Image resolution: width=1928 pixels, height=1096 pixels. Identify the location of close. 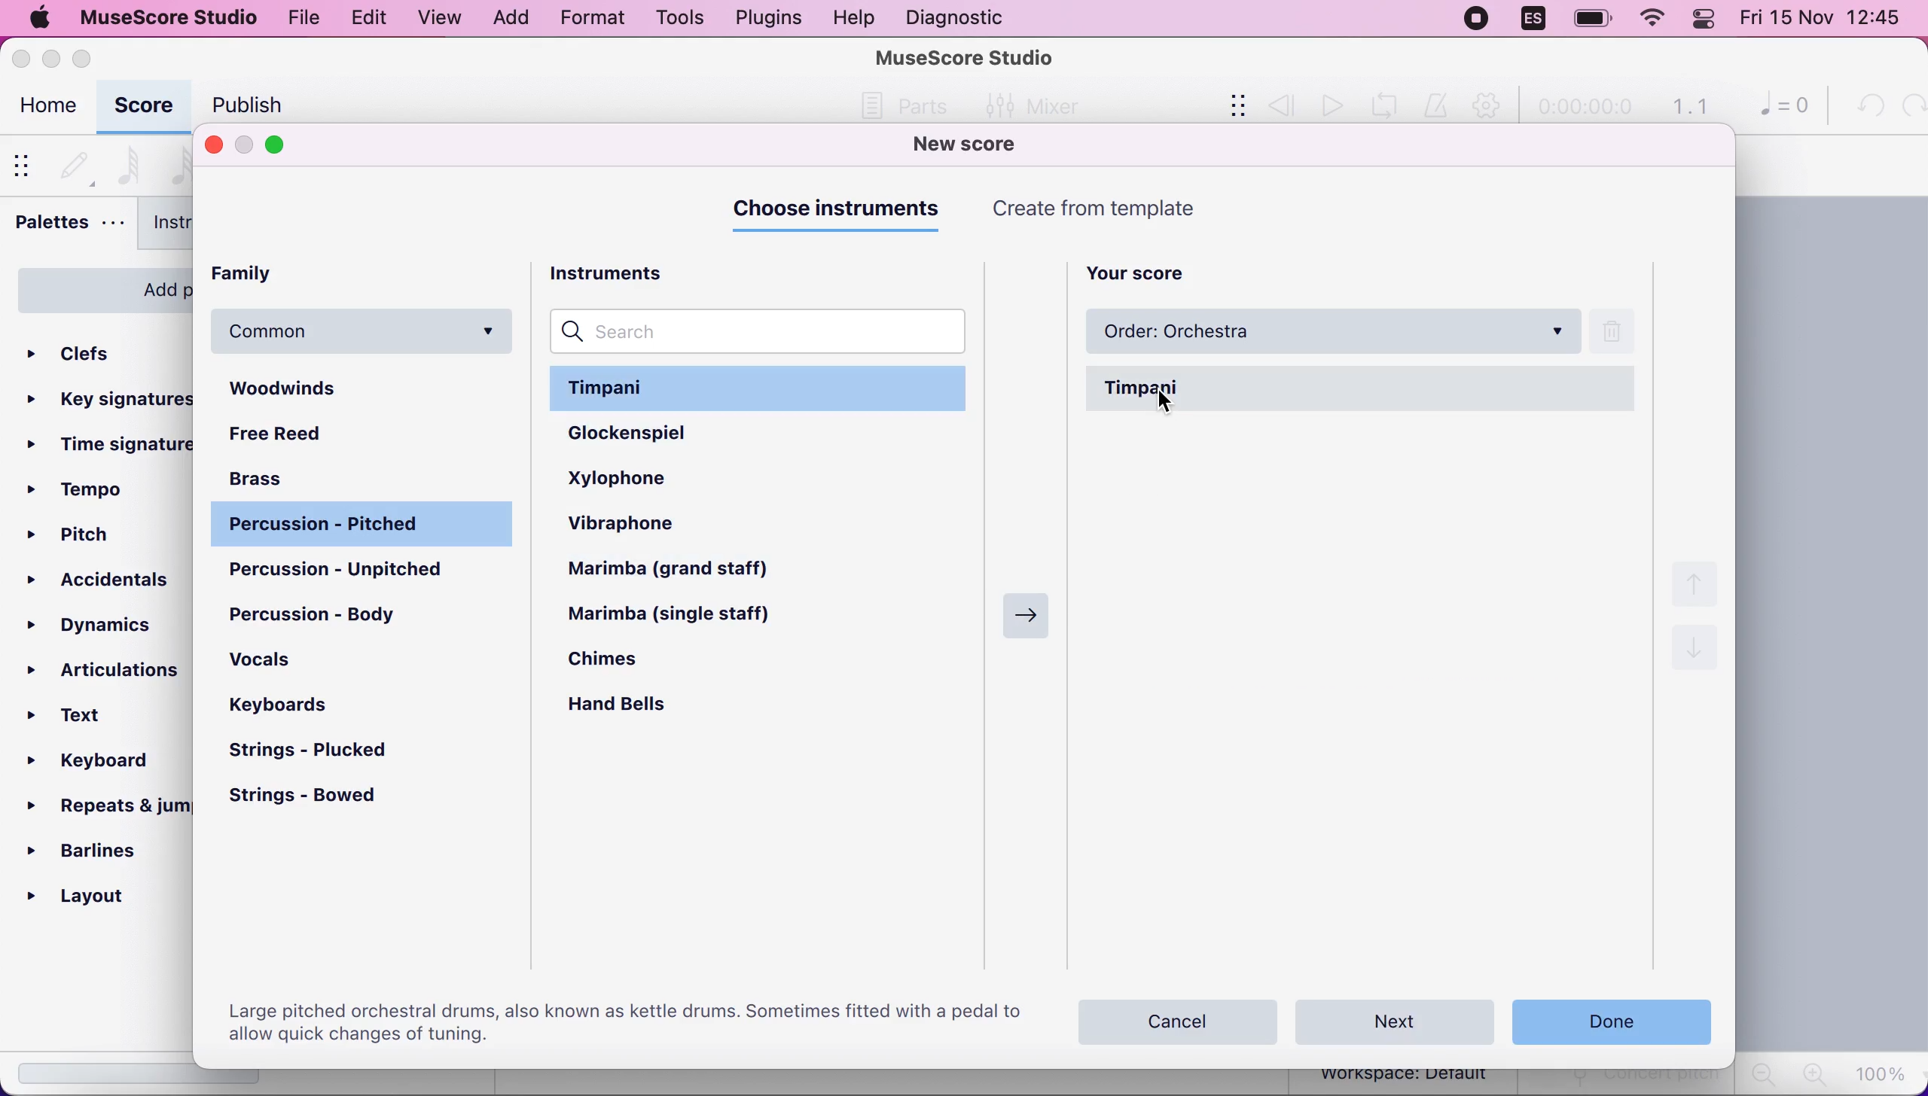
(23, 58).